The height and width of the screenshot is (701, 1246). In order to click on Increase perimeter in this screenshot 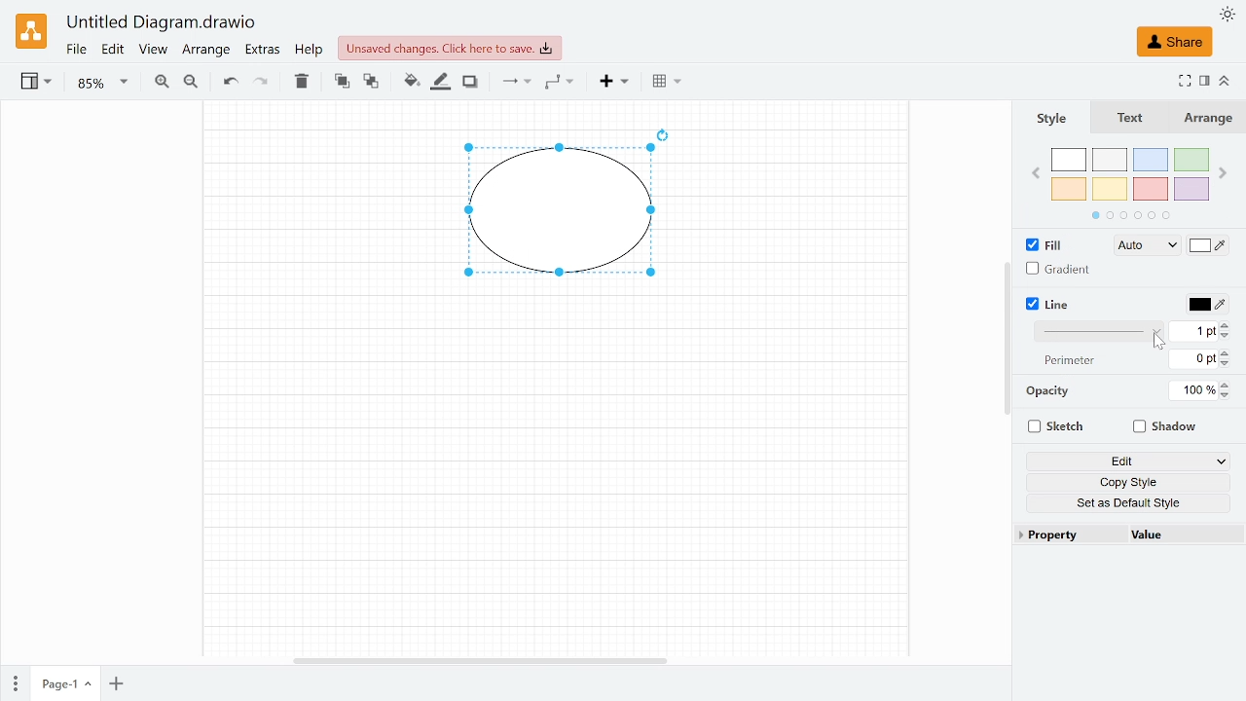, I will do `click(1228, 352)`.